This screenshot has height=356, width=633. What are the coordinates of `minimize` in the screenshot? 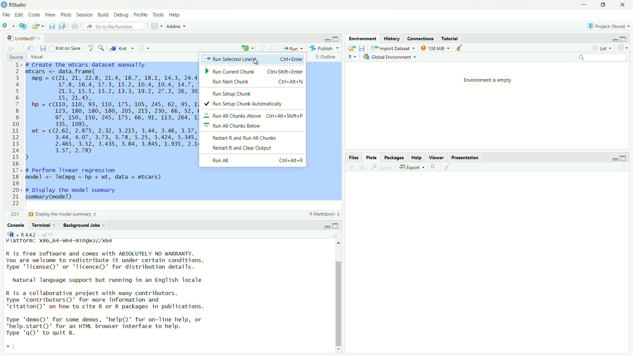 It's located at (327, 226).